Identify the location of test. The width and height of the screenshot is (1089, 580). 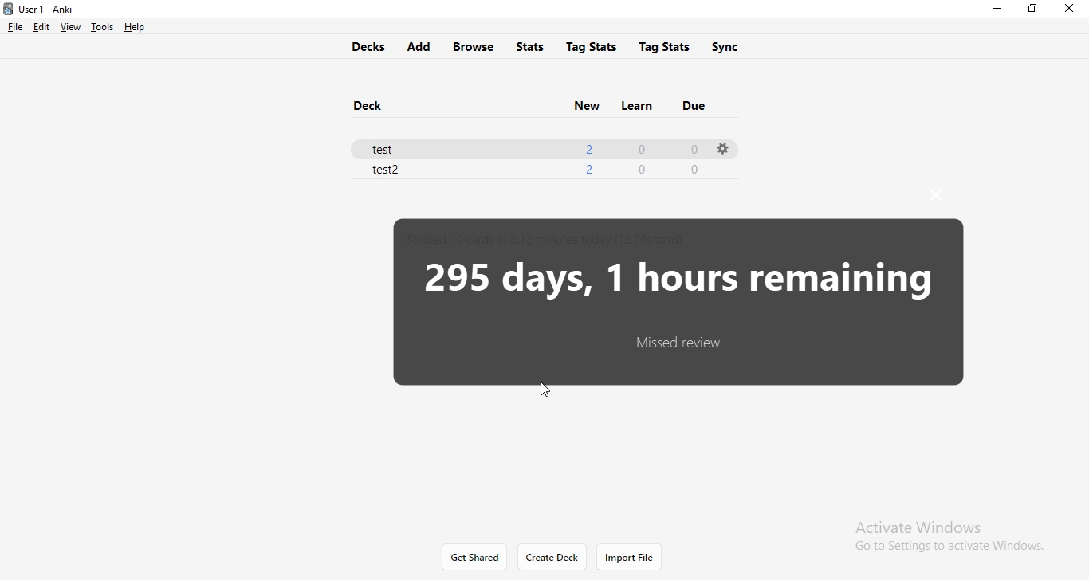
(390, 147).